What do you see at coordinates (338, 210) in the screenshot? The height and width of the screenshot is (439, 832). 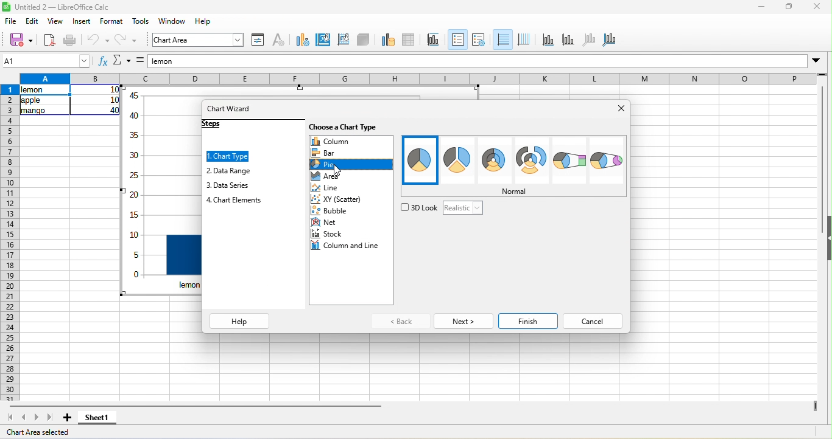 I see `bubble` at bounding box center [338, 210].